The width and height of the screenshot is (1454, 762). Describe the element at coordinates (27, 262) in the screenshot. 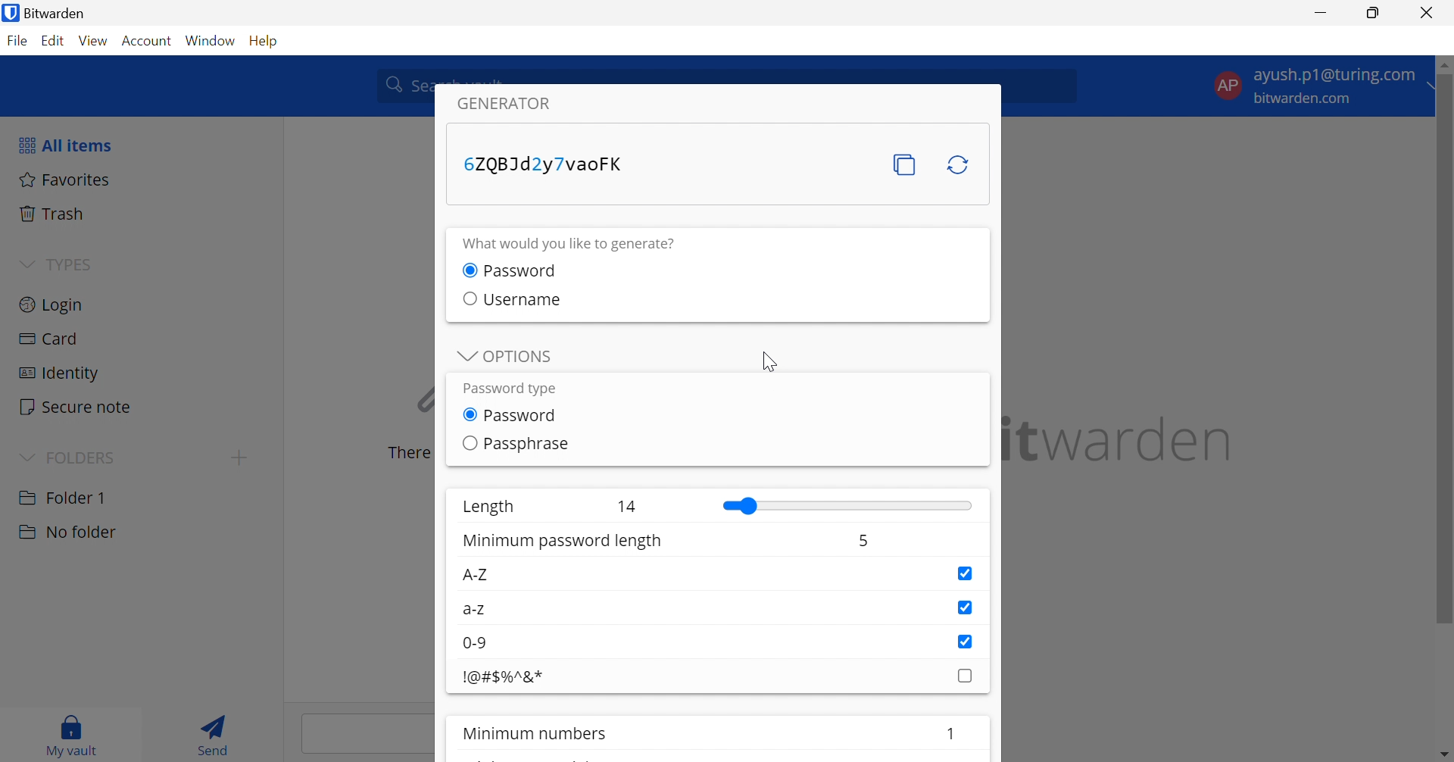

I see `Drop Down` at that location.